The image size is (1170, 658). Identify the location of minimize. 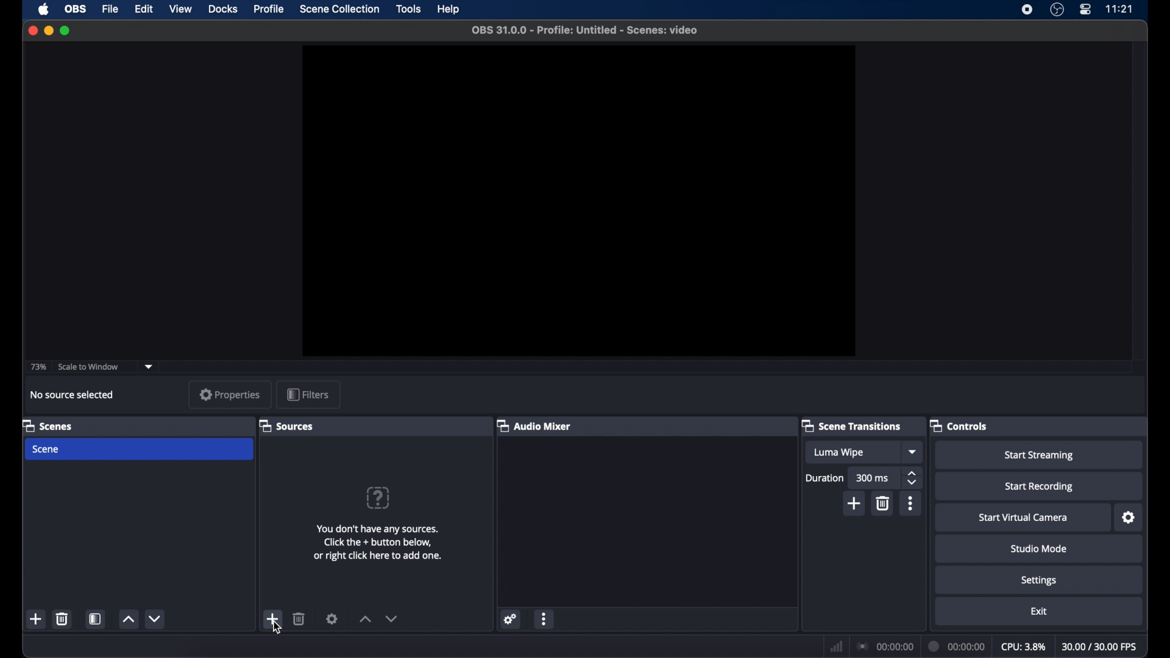
(48, 30).